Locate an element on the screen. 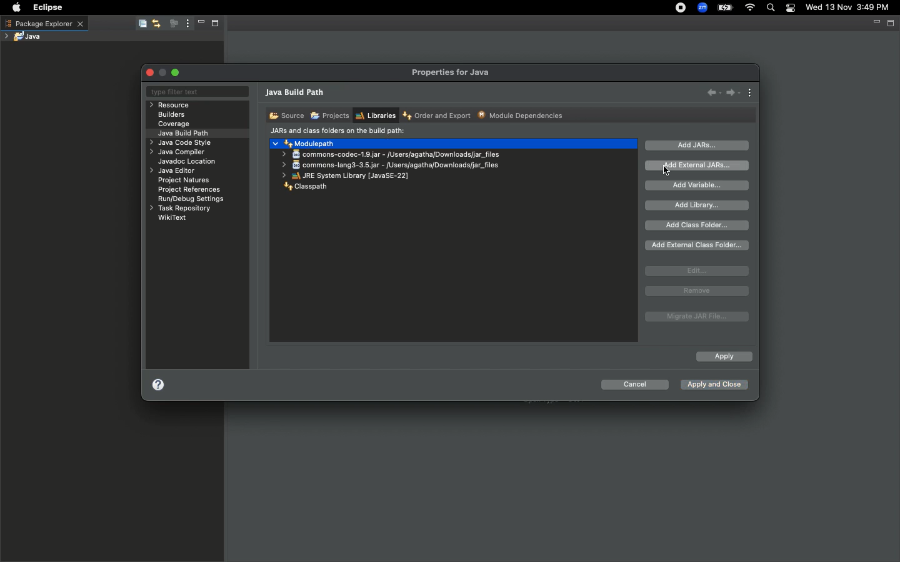  Apply and close is located at coordinates (713, 386).